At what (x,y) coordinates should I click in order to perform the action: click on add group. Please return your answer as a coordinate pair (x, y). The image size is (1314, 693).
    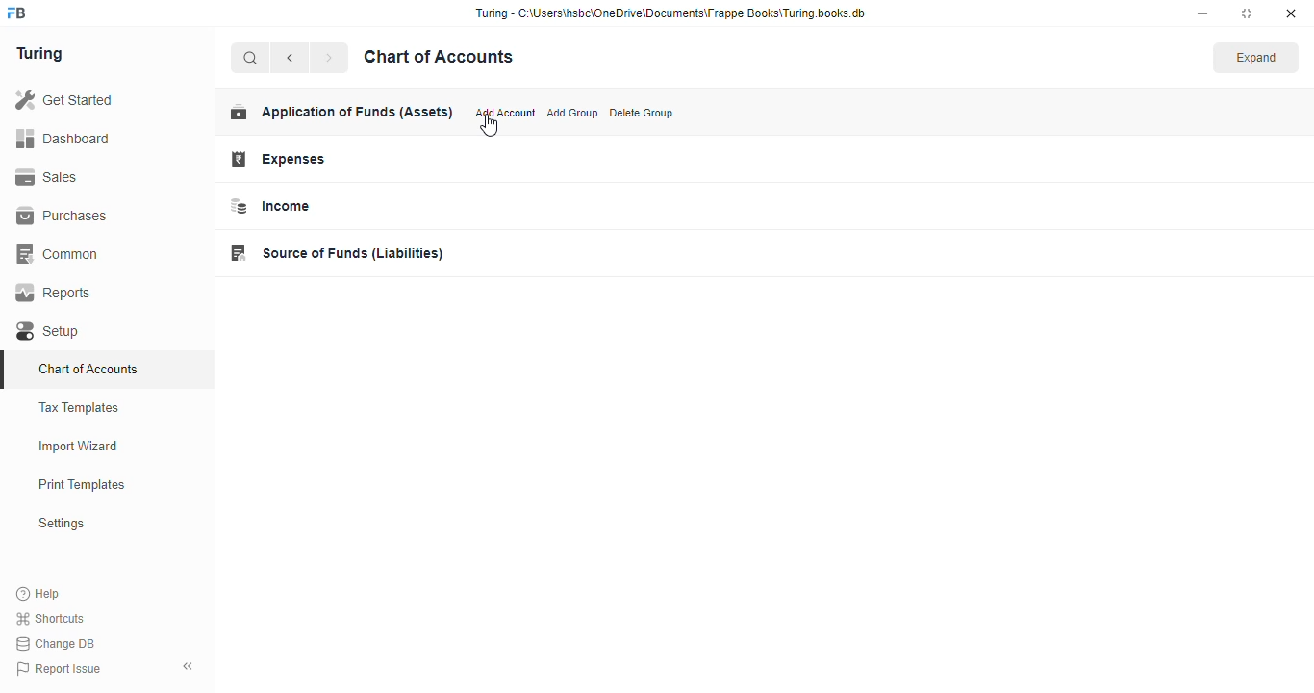
    Looking at the image, I should click on (572, 113).